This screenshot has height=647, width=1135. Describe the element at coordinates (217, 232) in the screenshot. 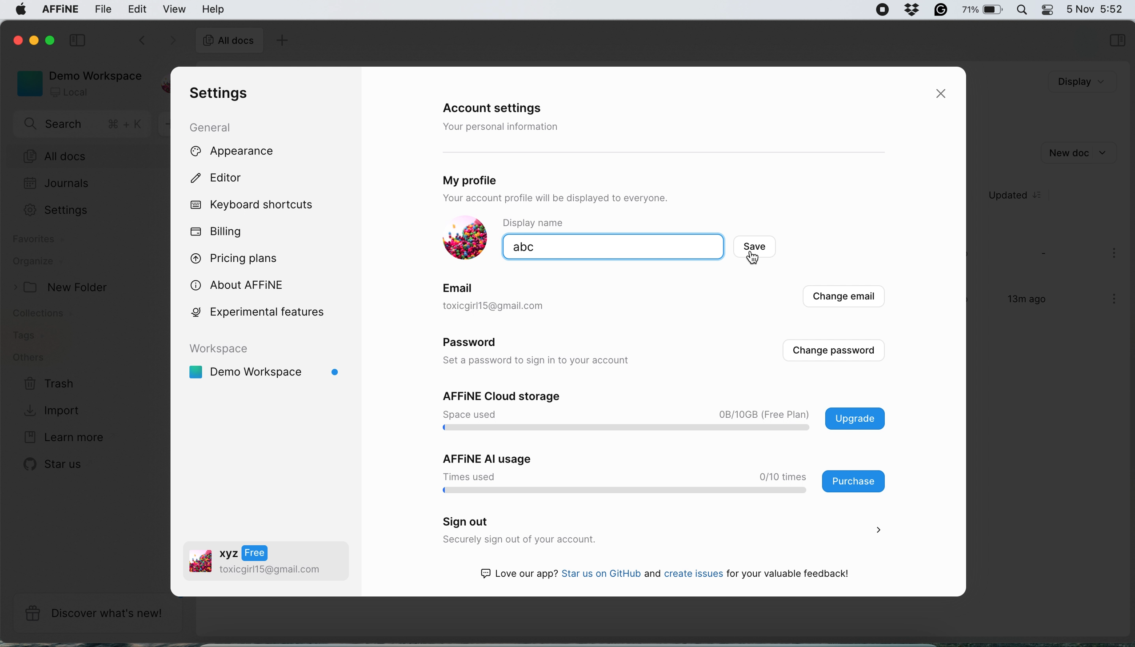

I see `billing` at that location.